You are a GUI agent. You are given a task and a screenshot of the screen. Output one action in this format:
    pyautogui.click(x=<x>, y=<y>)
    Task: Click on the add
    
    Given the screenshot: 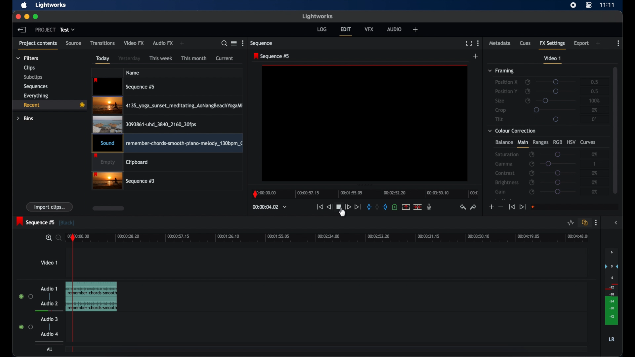 What is the action you would take?
    pyautogui.click(x=476, y=56)
    